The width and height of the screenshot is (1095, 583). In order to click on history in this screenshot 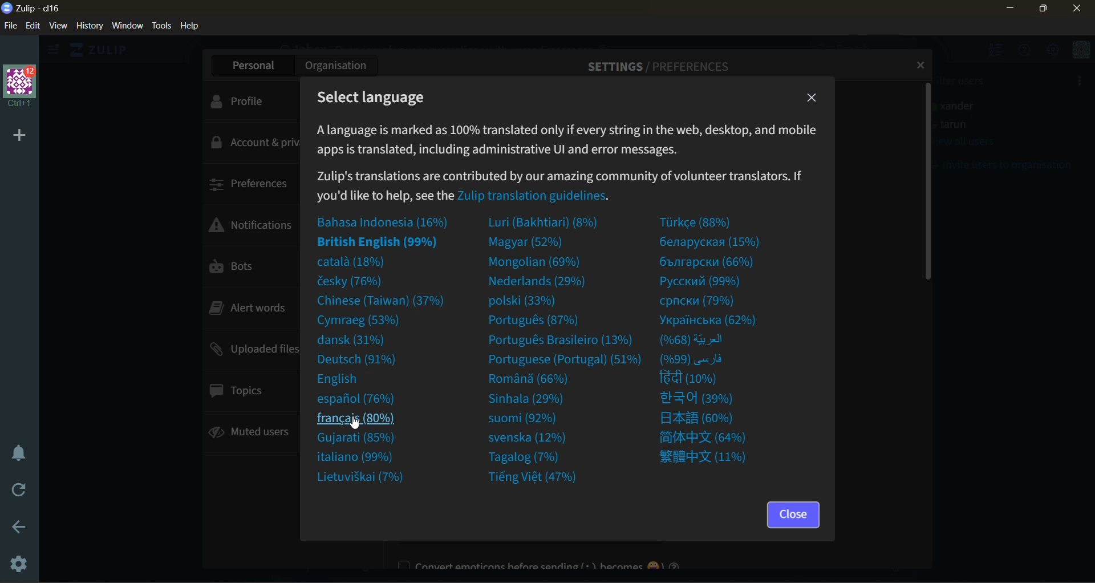, I will do `click(89, 29)`.